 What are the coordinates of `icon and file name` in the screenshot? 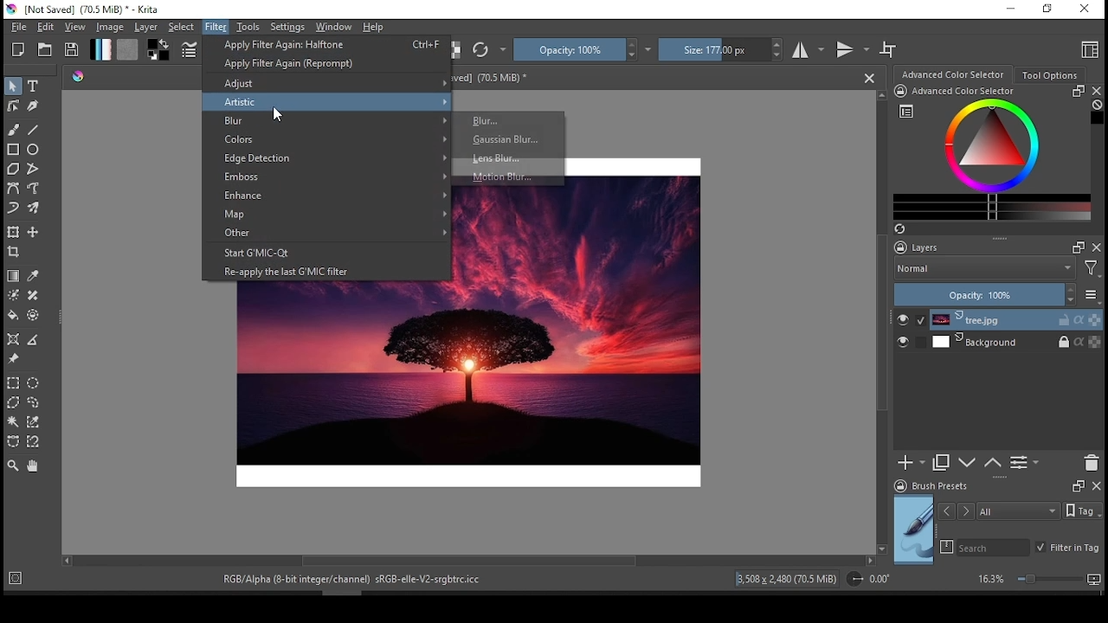 It's located at (97, 10).